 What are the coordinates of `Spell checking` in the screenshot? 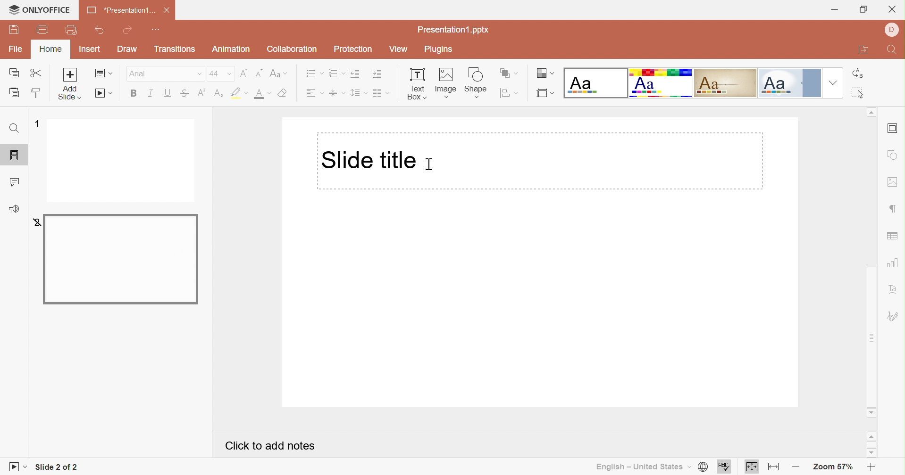 It's located at (723, 467).